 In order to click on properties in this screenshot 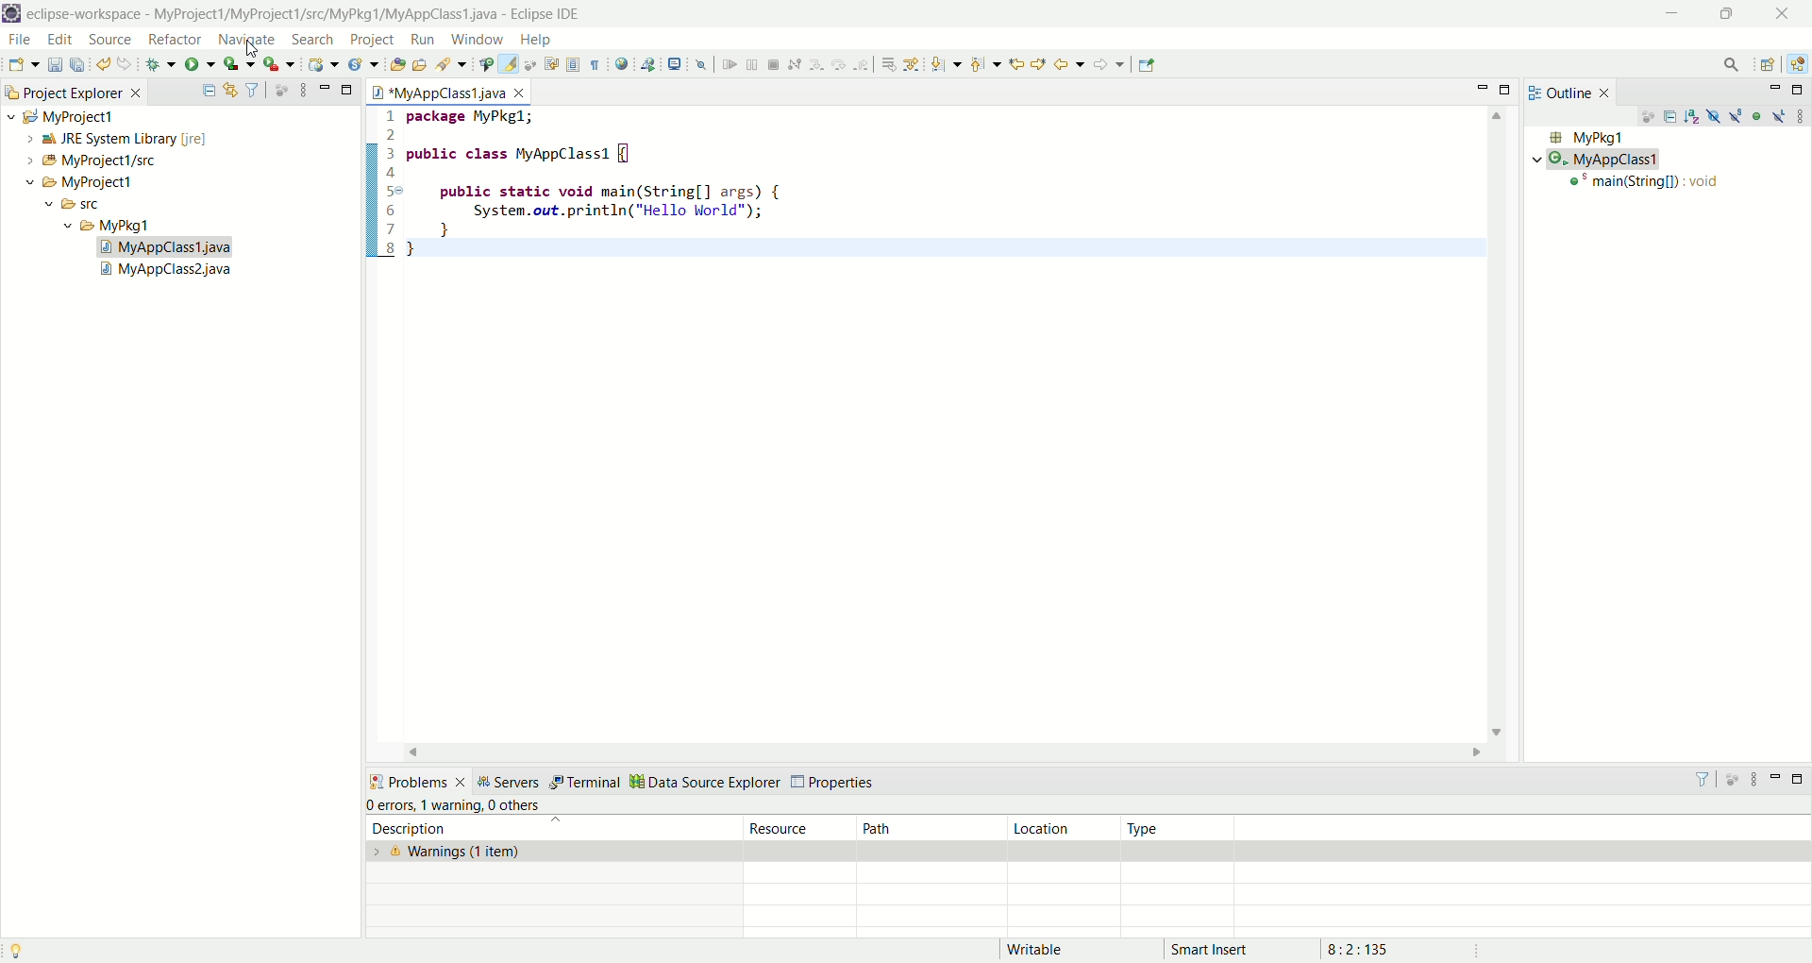, I will do `click(836, 783)`.